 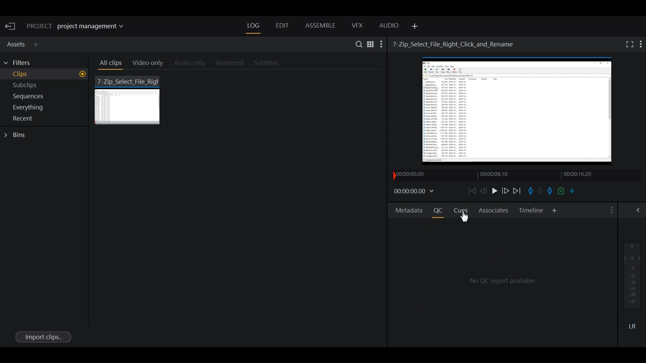 What do you see at coordinates (518, 113) in the screenshot?
I see `Media Viewer` at bounding box center [518, 113].